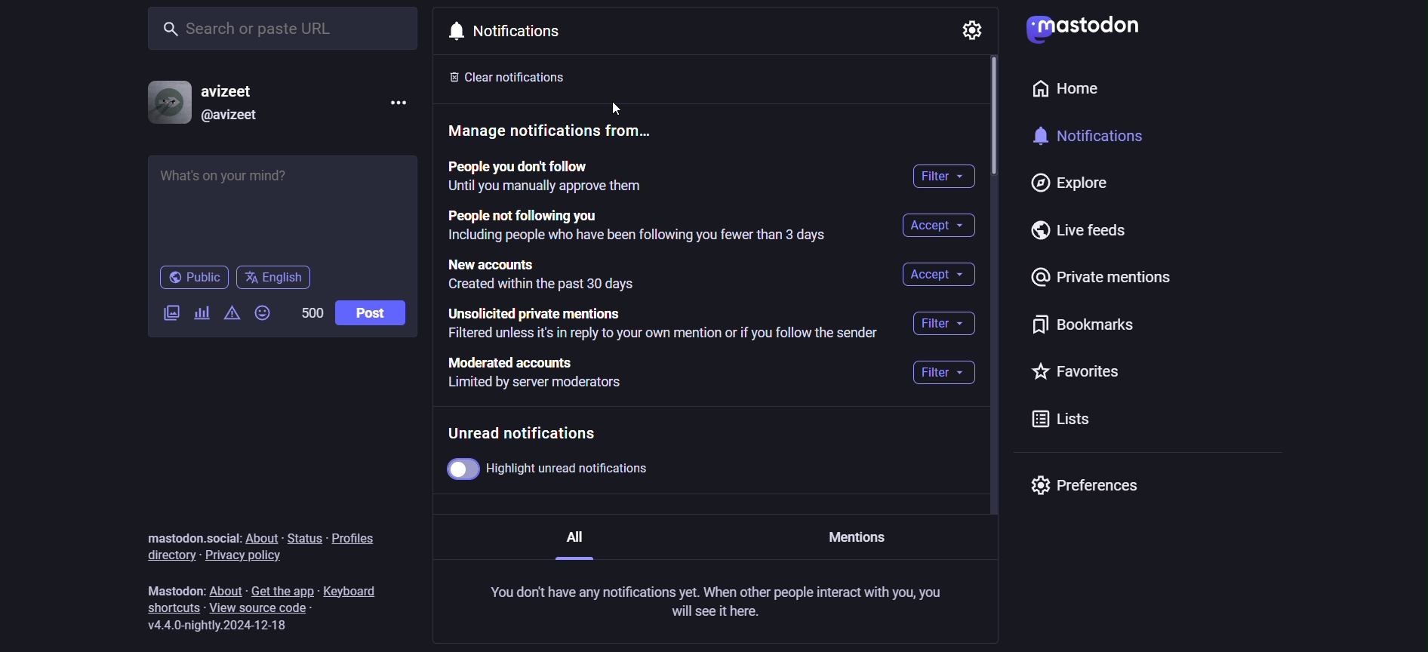  I want to click on clear notification, so click(522, 76).